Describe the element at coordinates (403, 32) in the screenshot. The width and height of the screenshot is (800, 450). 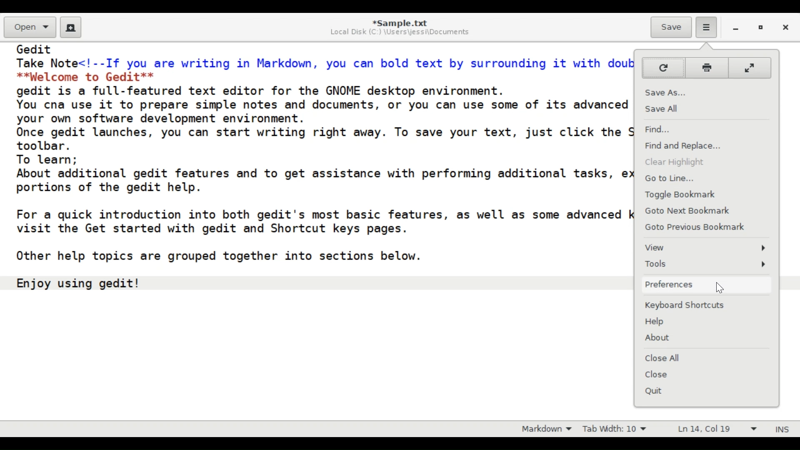
I see `Local Disk (C:) \Users\jessi\Documents` at that location.